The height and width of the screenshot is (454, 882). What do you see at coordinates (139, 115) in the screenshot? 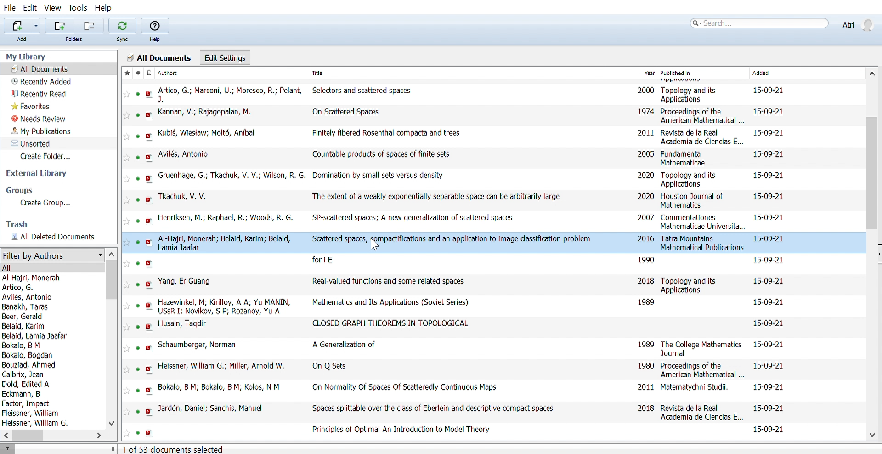
I see `status` at bounding box center [139, 115].